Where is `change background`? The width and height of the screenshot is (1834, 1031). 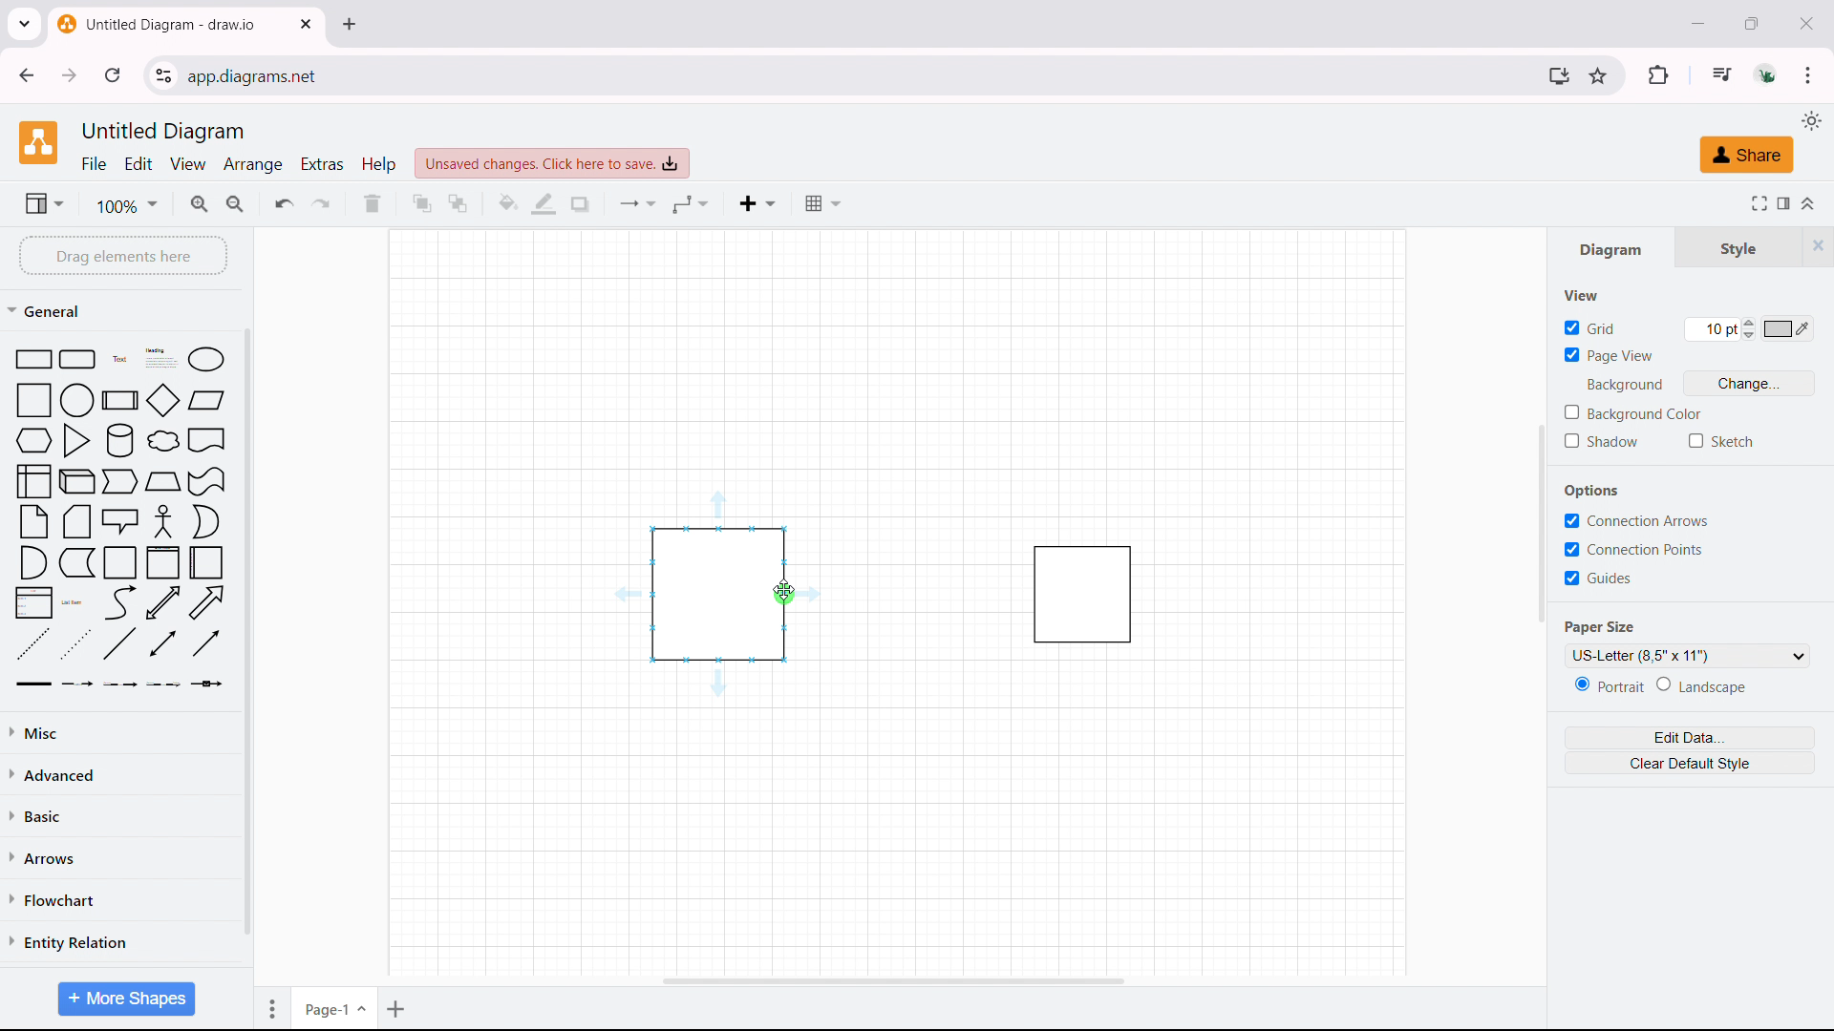 change background is located at coordinates (1751, 382).